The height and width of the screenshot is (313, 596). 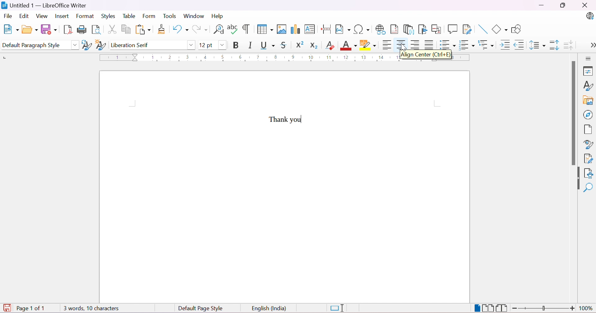 What do you see at coordinates (248, 57) in the screenshot?
I see `Ruler` at bounding box center [248, 57].